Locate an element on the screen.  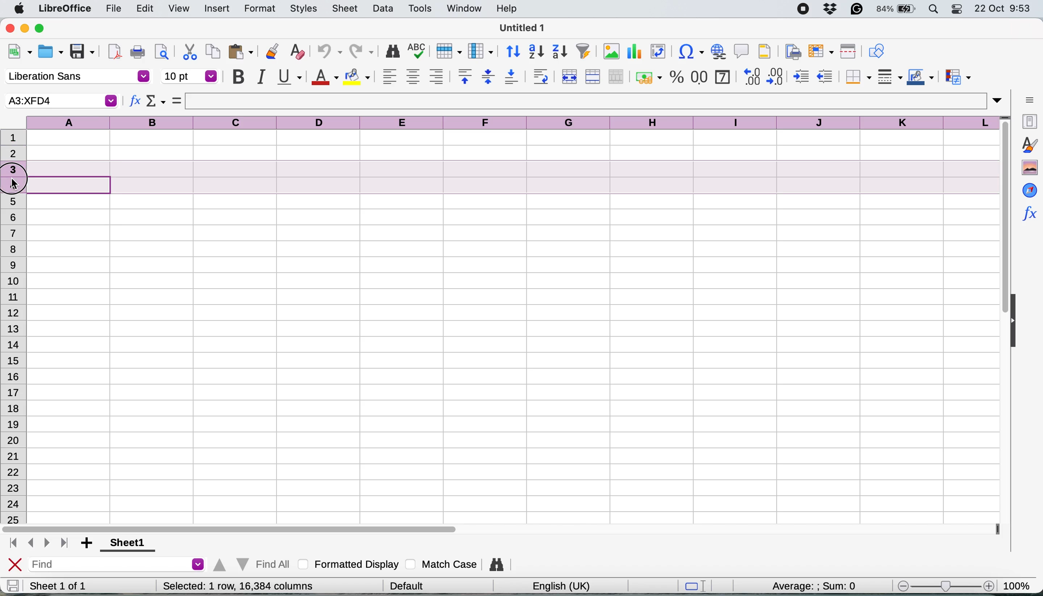
dropbox is located at coordinates (833, 9).